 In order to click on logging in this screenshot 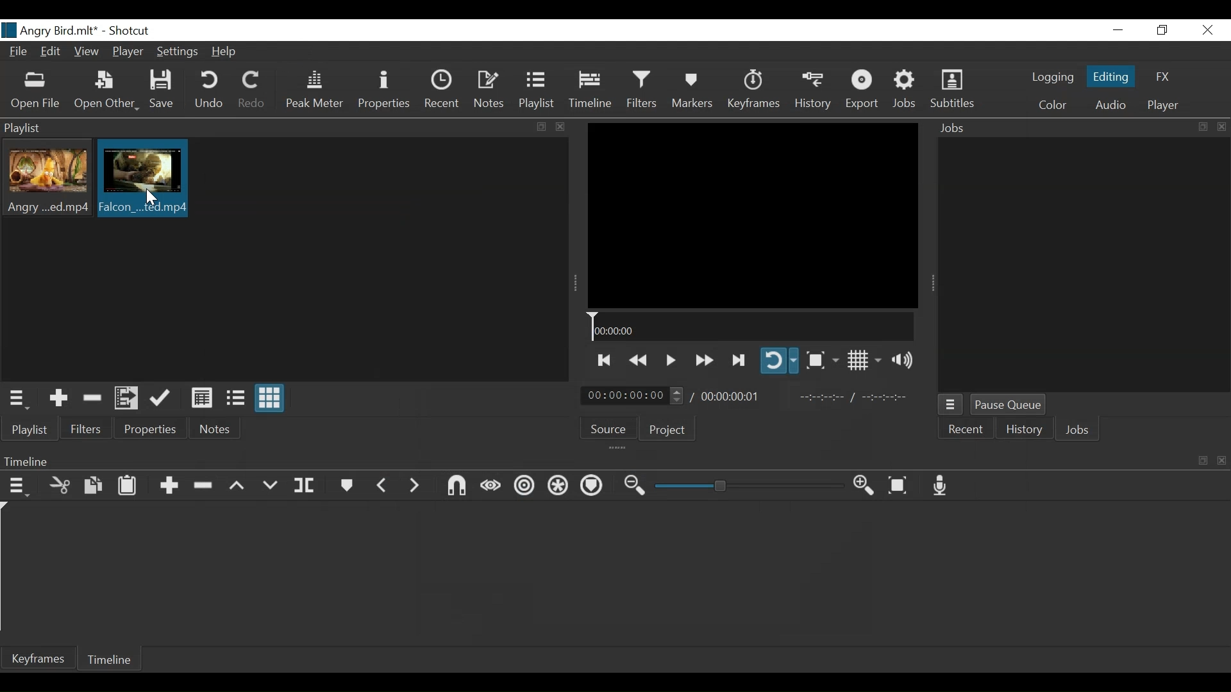, I will do `click(1053, 79)`.